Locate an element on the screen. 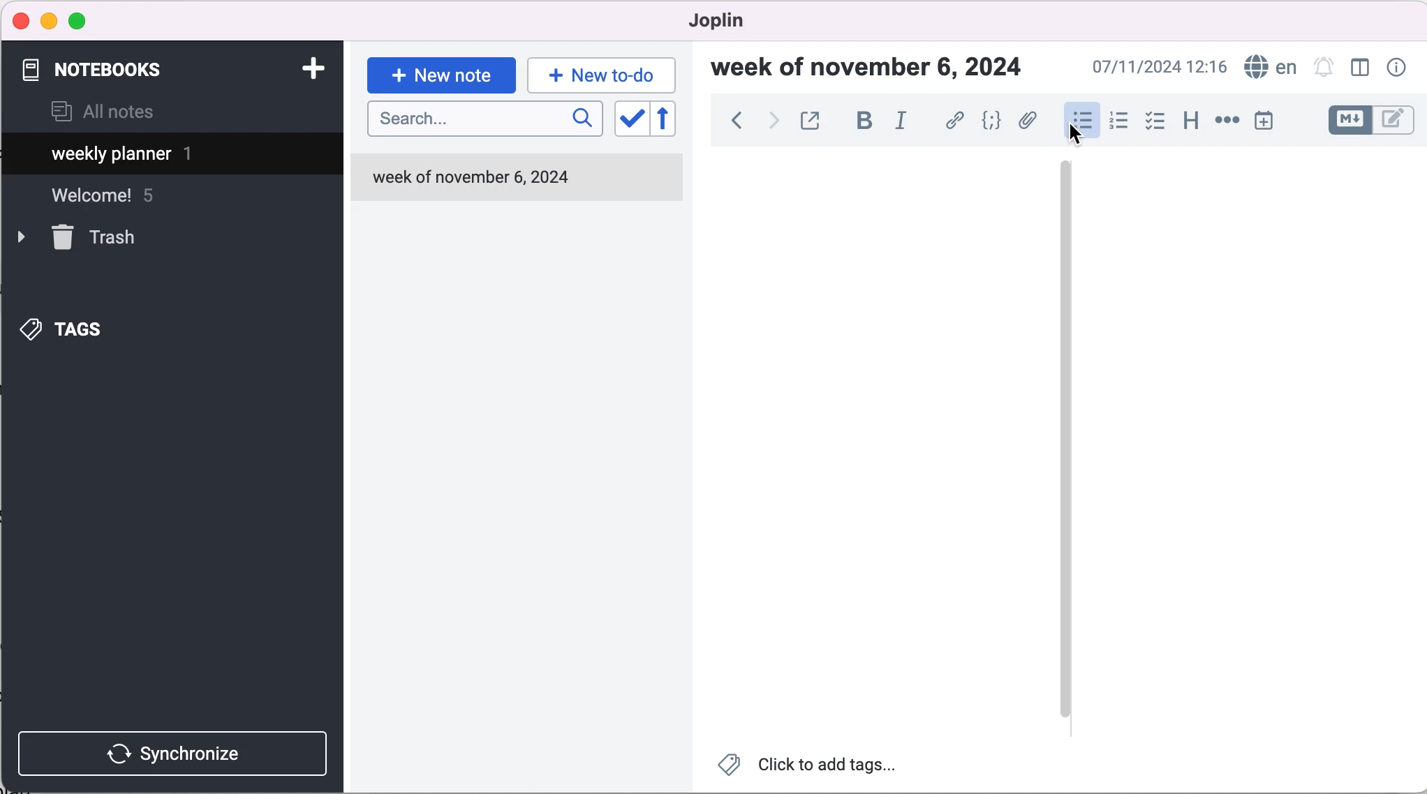 Image resolution: width=1427 pixels, height=794 pixels. toggle editors is located at coordinates (1371, 122).